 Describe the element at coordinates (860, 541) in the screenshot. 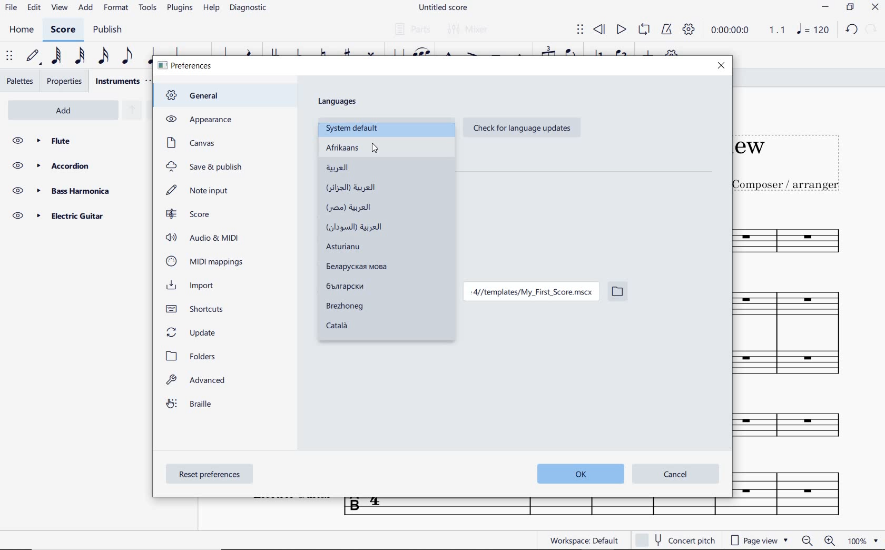

I see `zoom factor` at that location.